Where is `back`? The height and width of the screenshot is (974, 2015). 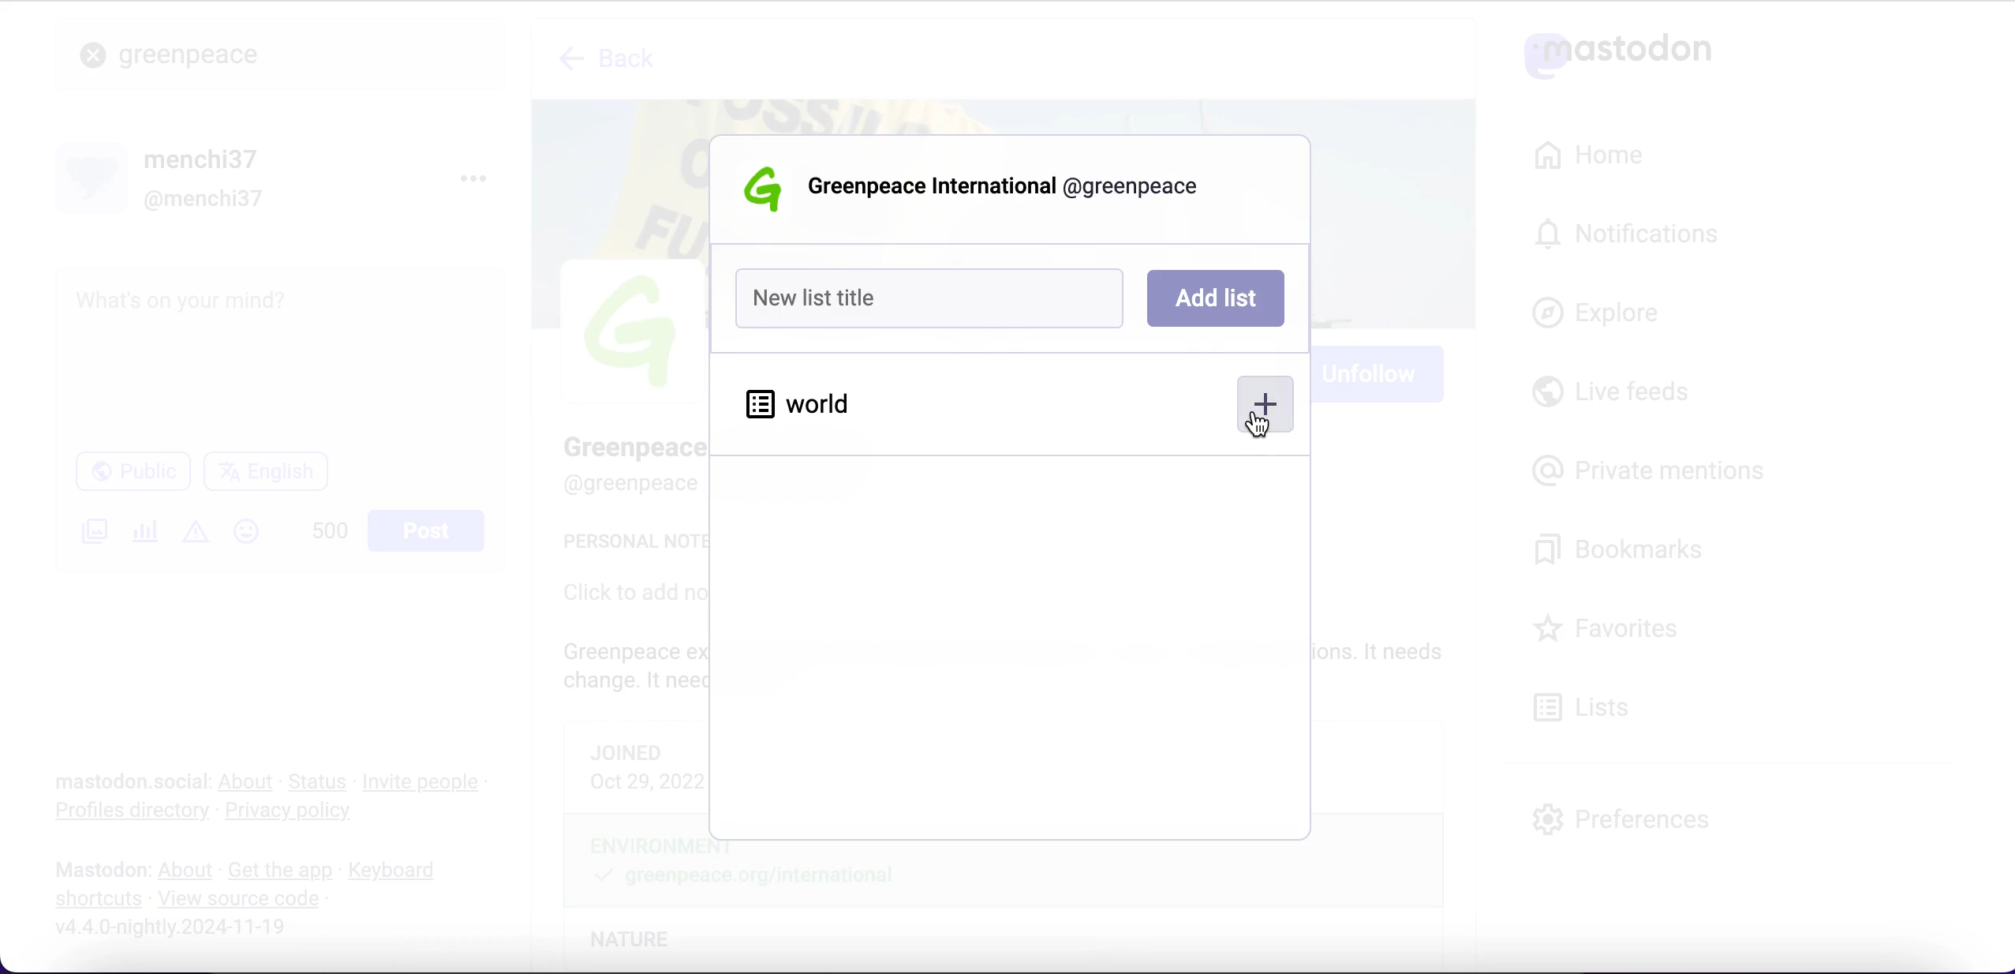
back is located at coordinates (610, 63).